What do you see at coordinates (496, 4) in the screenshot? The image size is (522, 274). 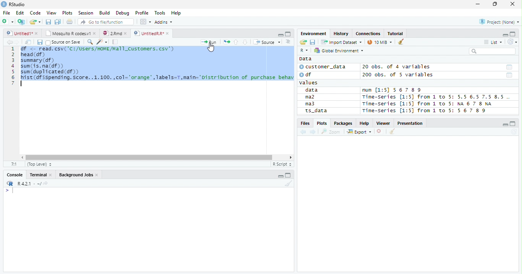 I see `Restore Down` at bounding box center [496, 4].